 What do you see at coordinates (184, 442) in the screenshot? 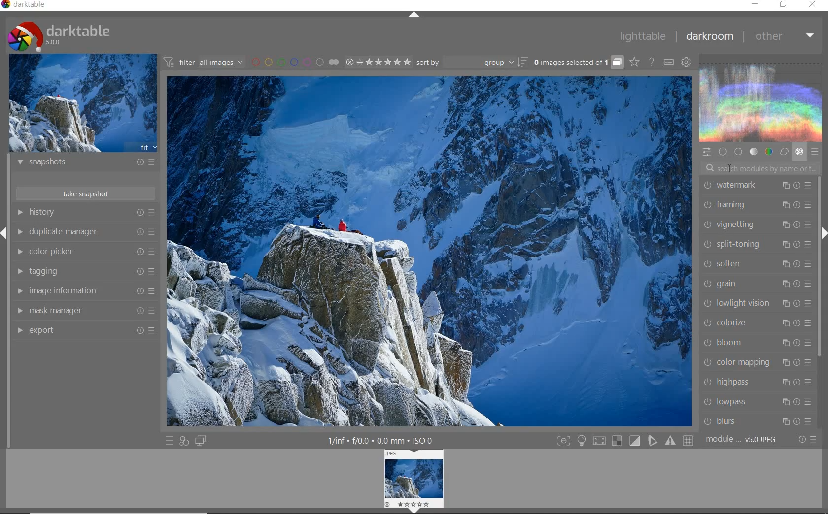
I see `quick access for applying any of your styles` at bounding box center [184, 442].